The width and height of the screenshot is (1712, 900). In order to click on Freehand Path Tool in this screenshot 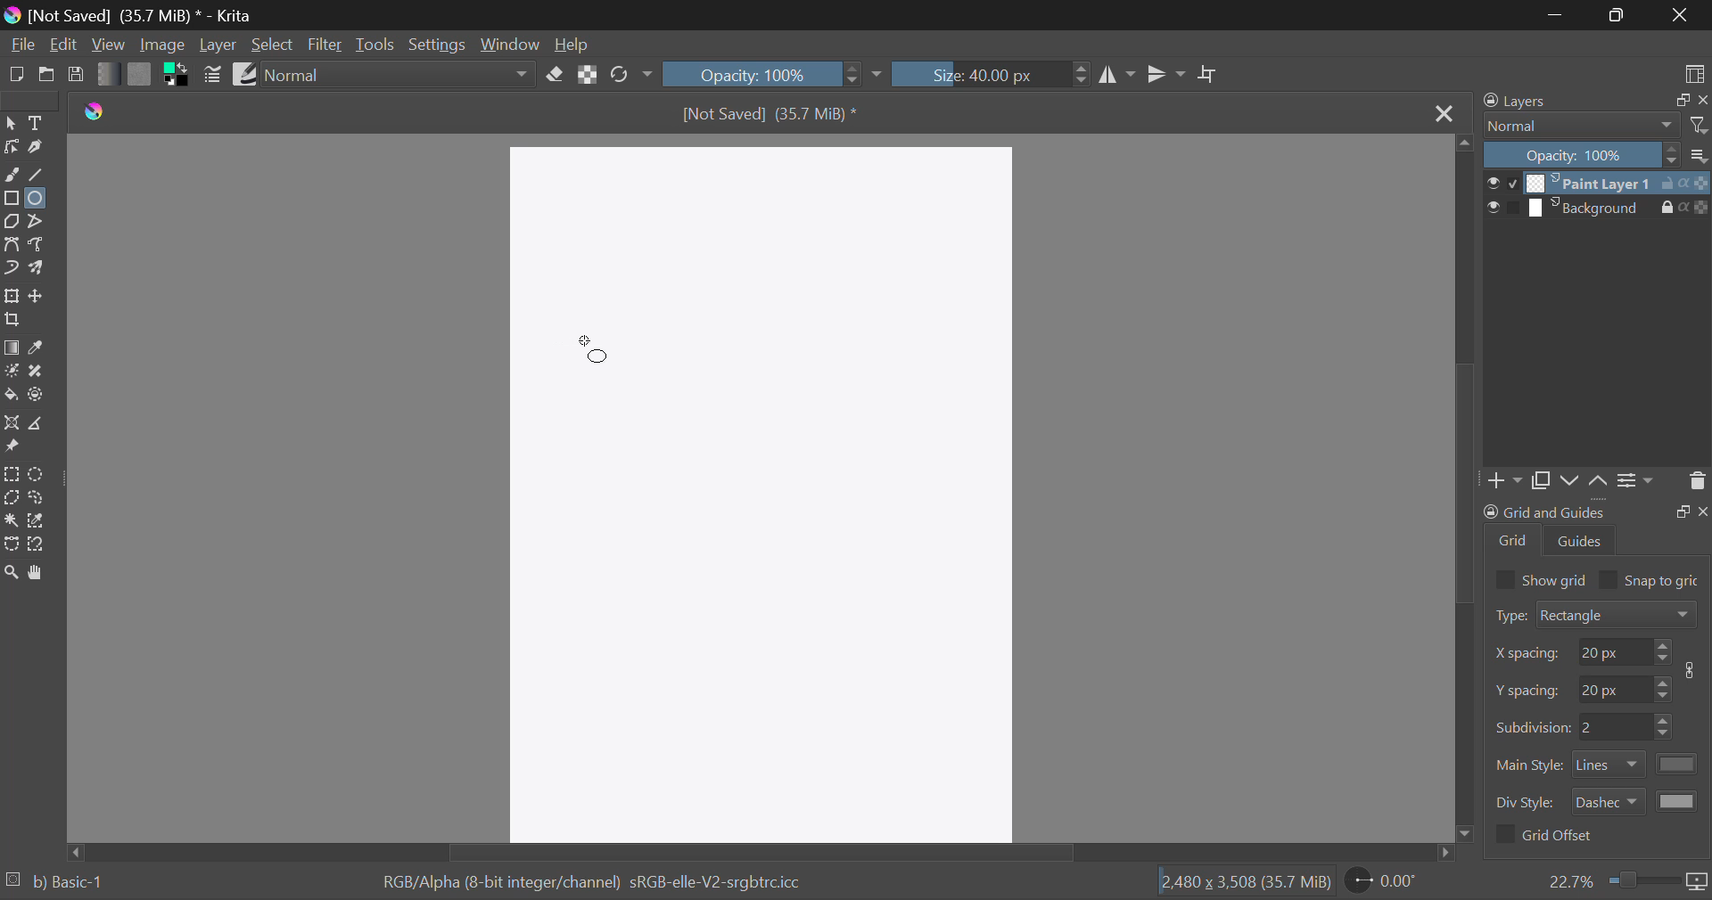, I will do `click(37, 243)`.